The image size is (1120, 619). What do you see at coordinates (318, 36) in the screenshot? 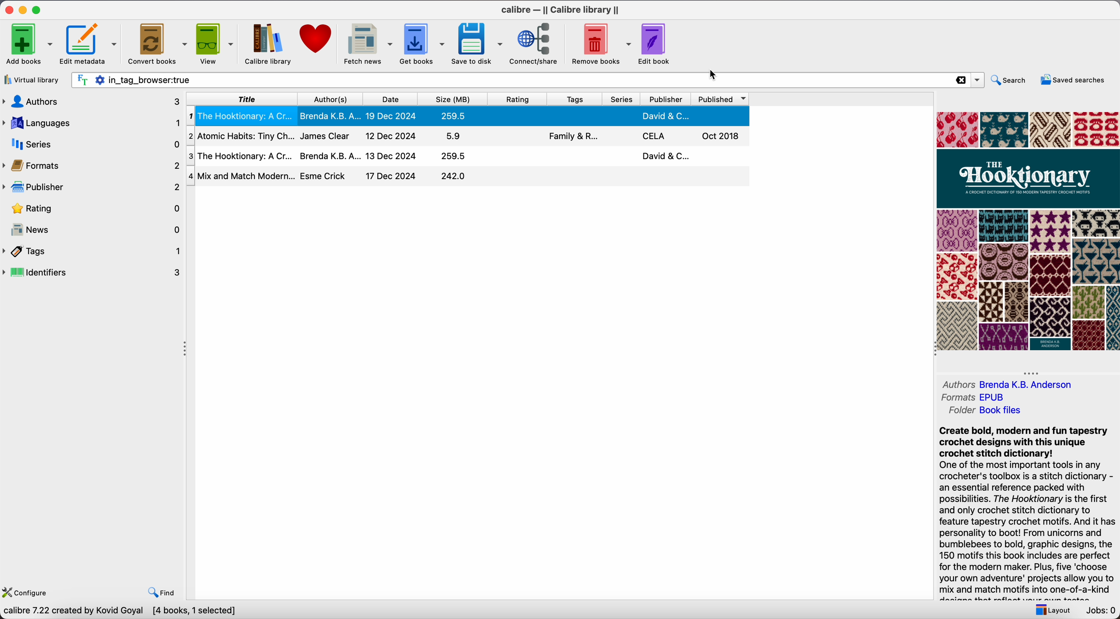
I see `Donate` at bounding box center [318, 36].